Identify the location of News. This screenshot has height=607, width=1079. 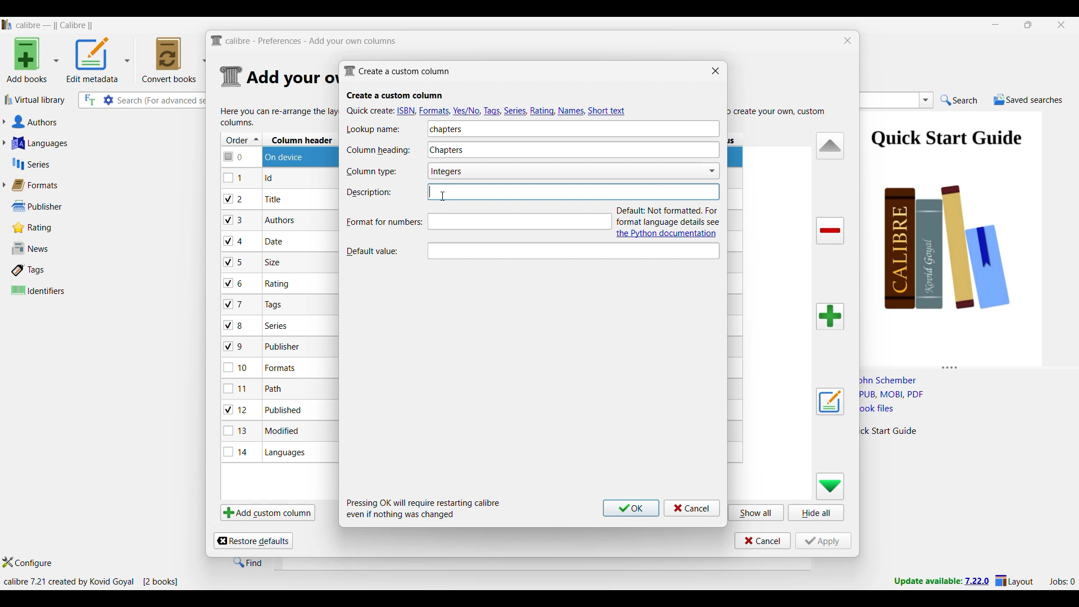
(52, 248).